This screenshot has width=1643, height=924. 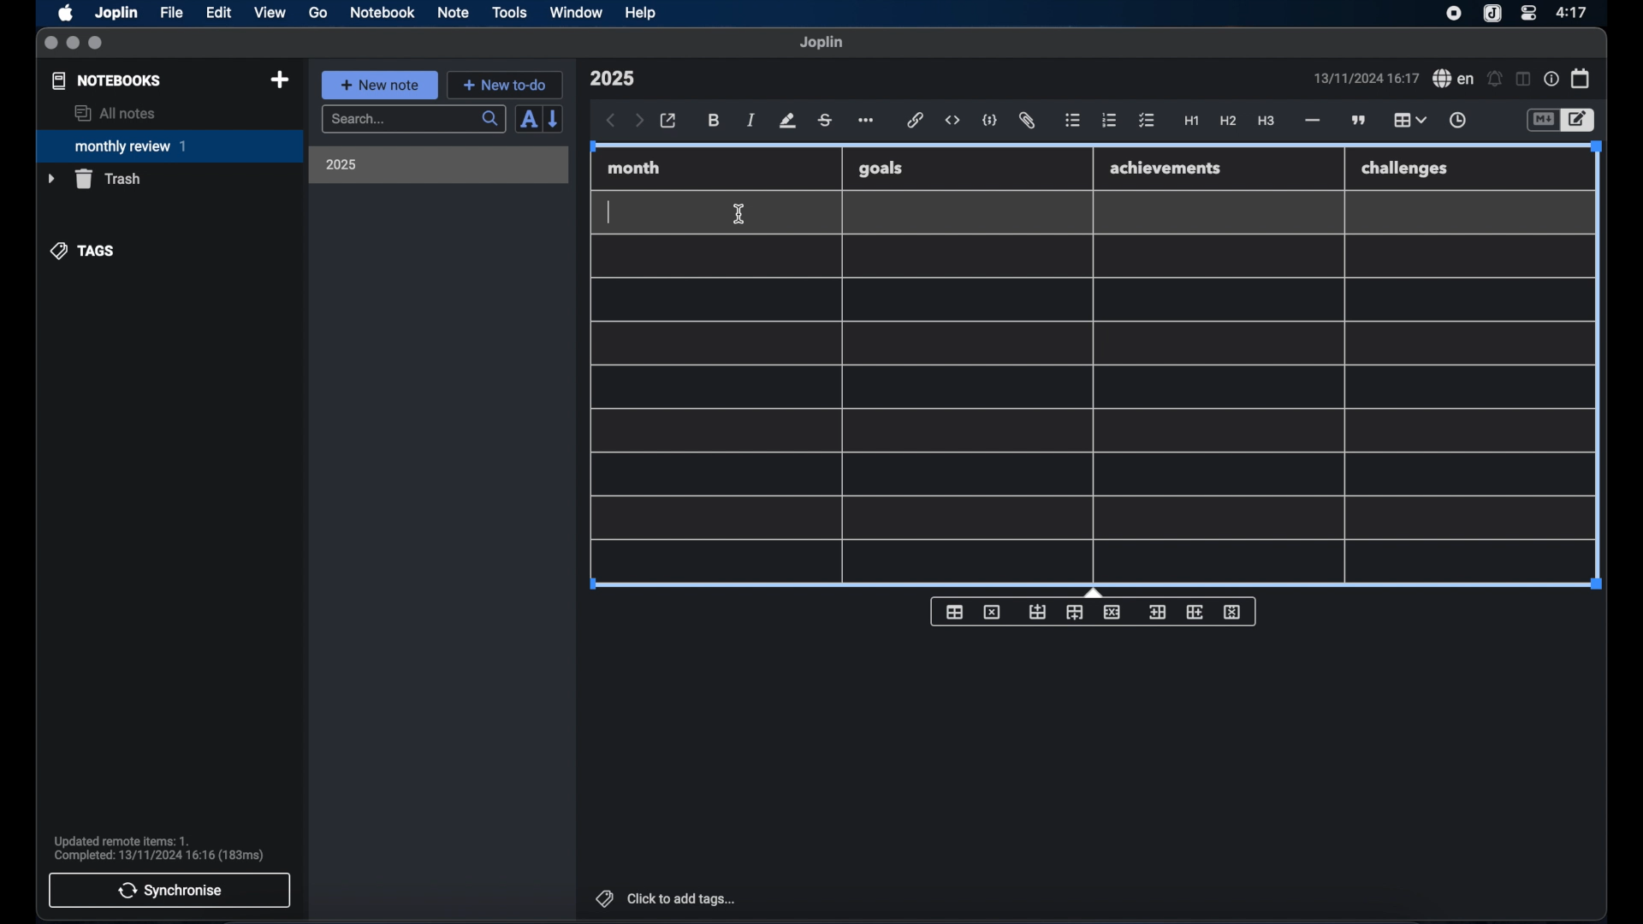 What do you see at coordinates (97, 44) in the screenshot?
I see `maximize` at bounding box center [97, 44].